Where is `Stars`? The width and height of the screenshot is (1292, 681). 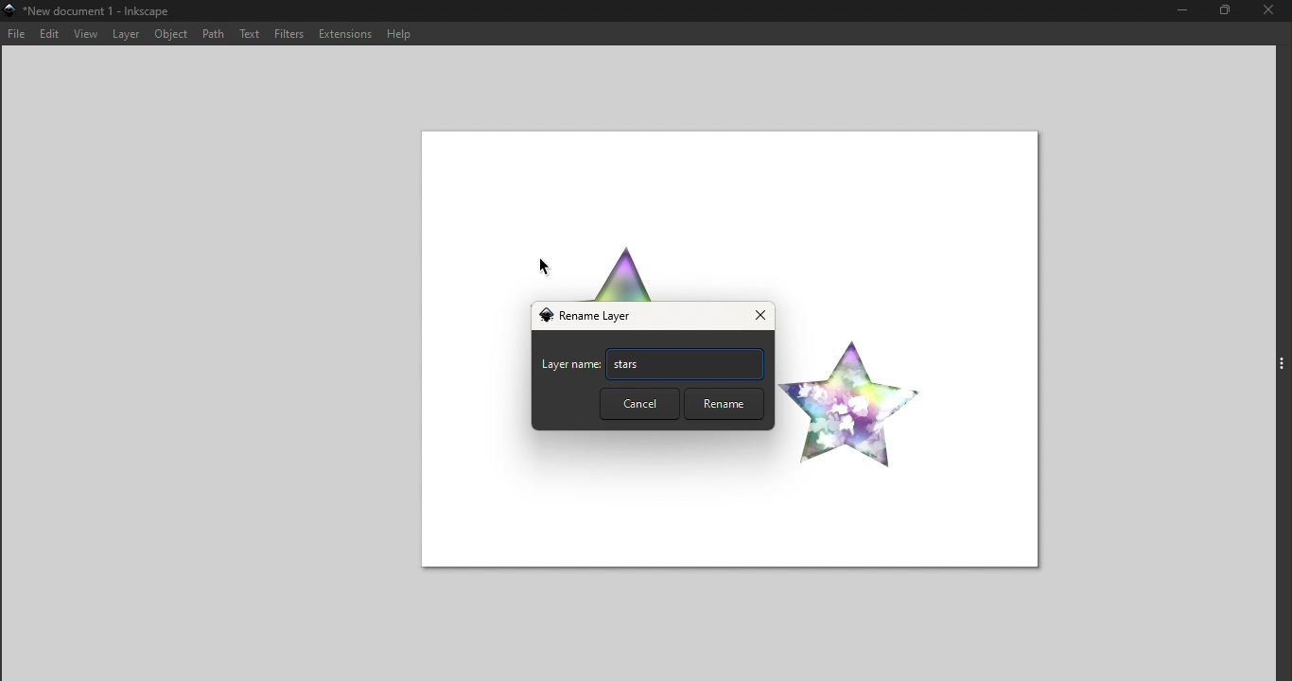 Stars is located at coordinates (685, 363).